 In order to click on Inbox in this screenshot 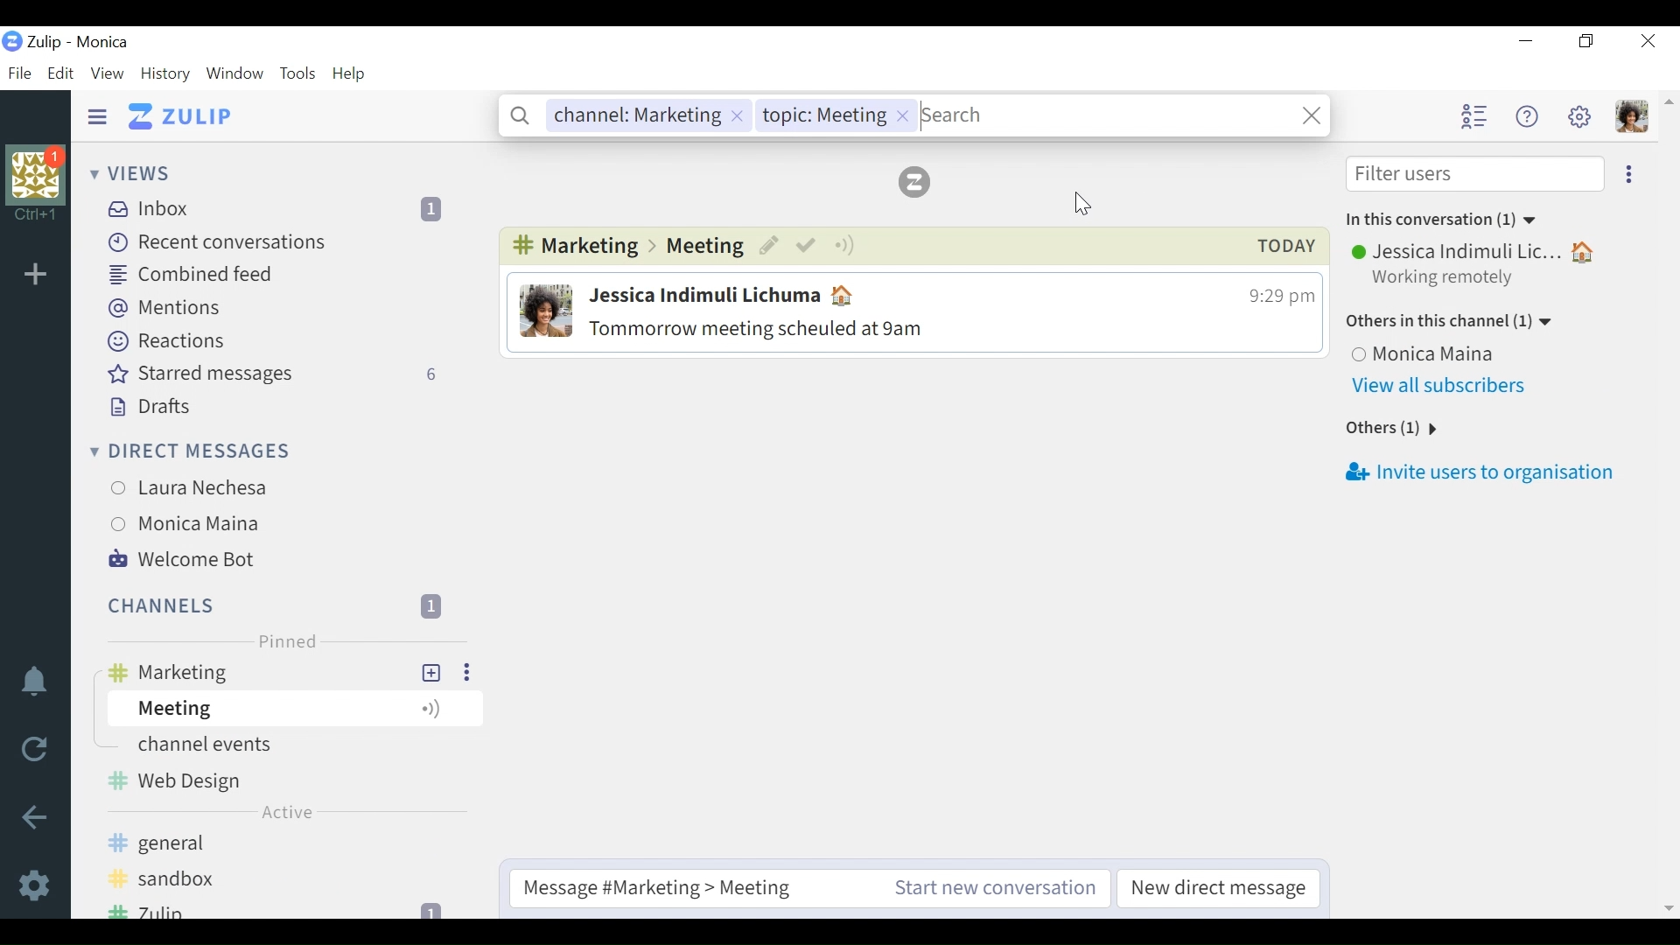, I will do `click(287, 208)`.